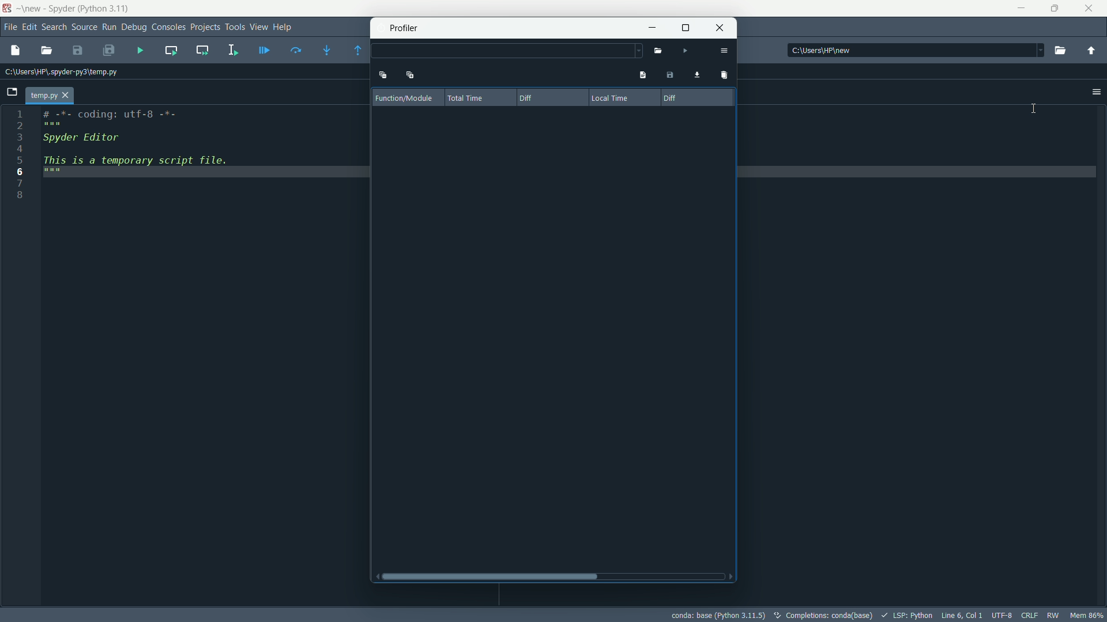 The width and height of the screenshot is (1107, 622). I want to click on #-*- coding: utf-8 -*-, so click(108, 119).